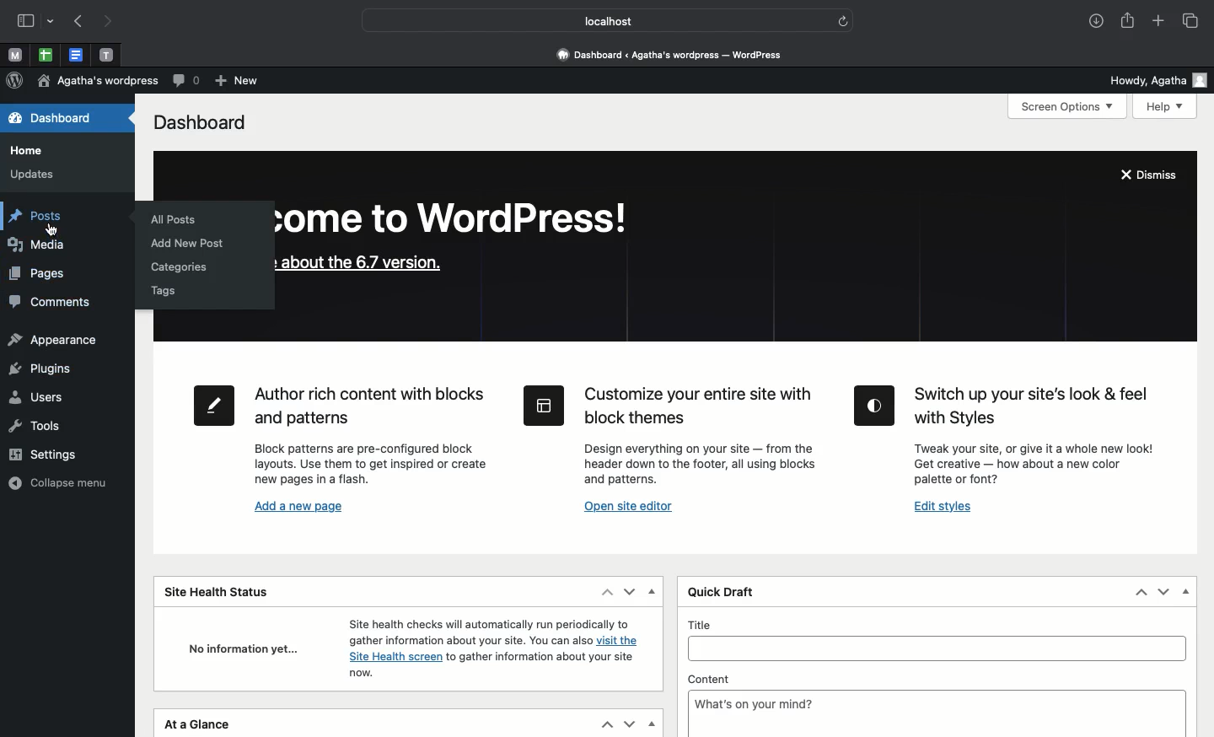 This screenshot has width=1214, height=737. I want to click on Hide, so click(651, 594).